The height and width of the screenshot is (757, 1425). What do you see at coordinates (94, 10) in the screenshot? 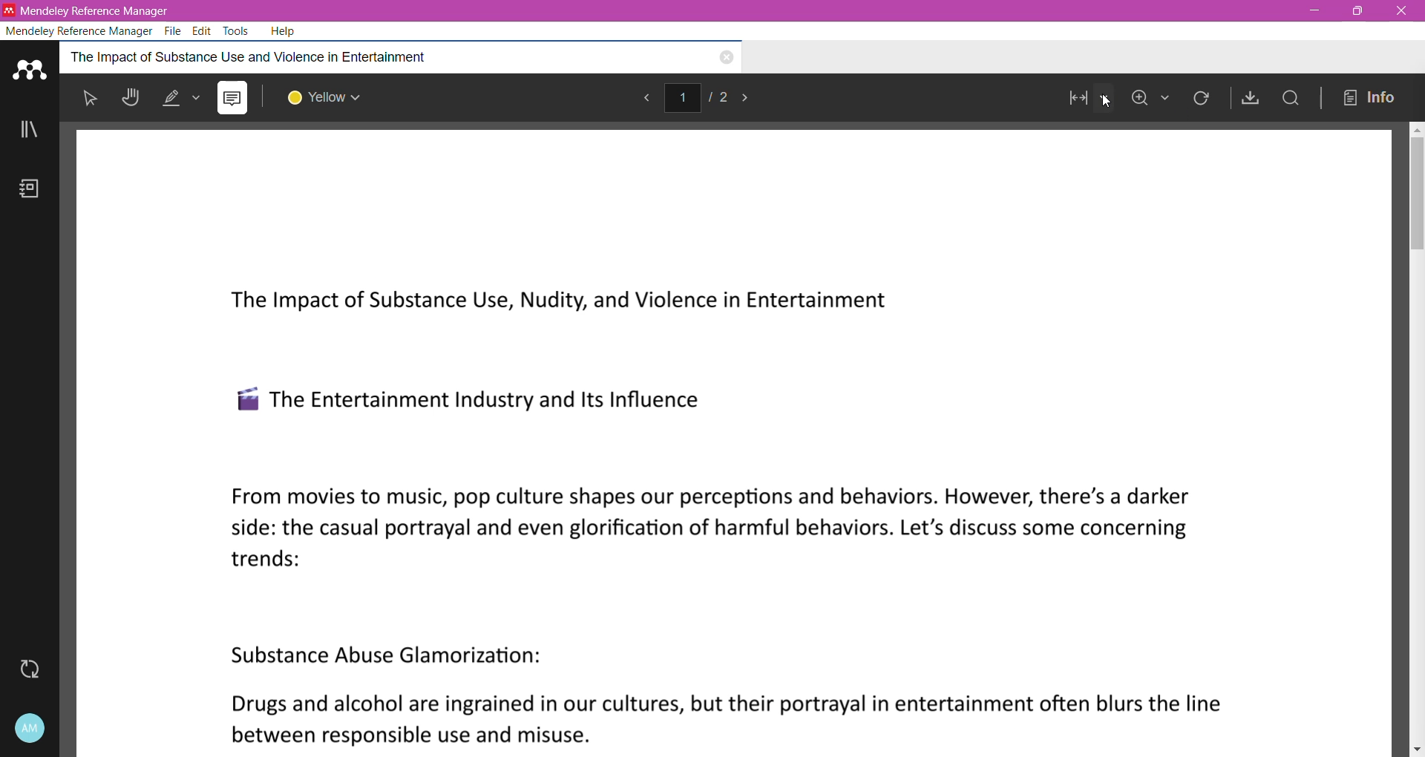
I see `Application Name` at bounding box center [94, 10].